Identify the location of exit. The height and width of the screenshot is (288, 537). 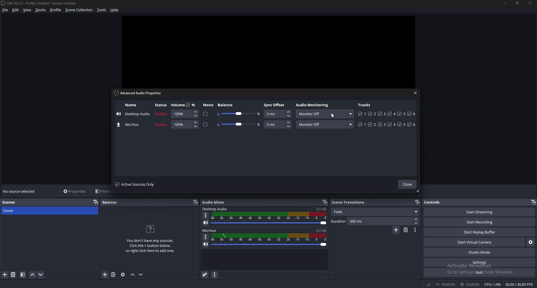
(479, 272).